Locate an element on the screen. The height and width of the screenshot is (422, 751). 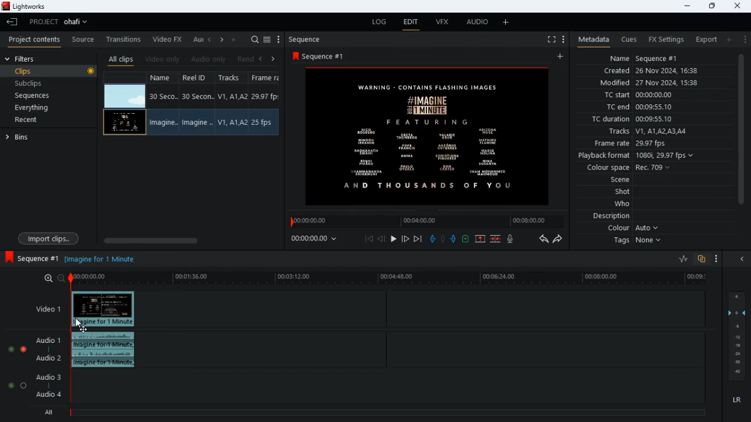
reel id is located at coordinates (198, 104).